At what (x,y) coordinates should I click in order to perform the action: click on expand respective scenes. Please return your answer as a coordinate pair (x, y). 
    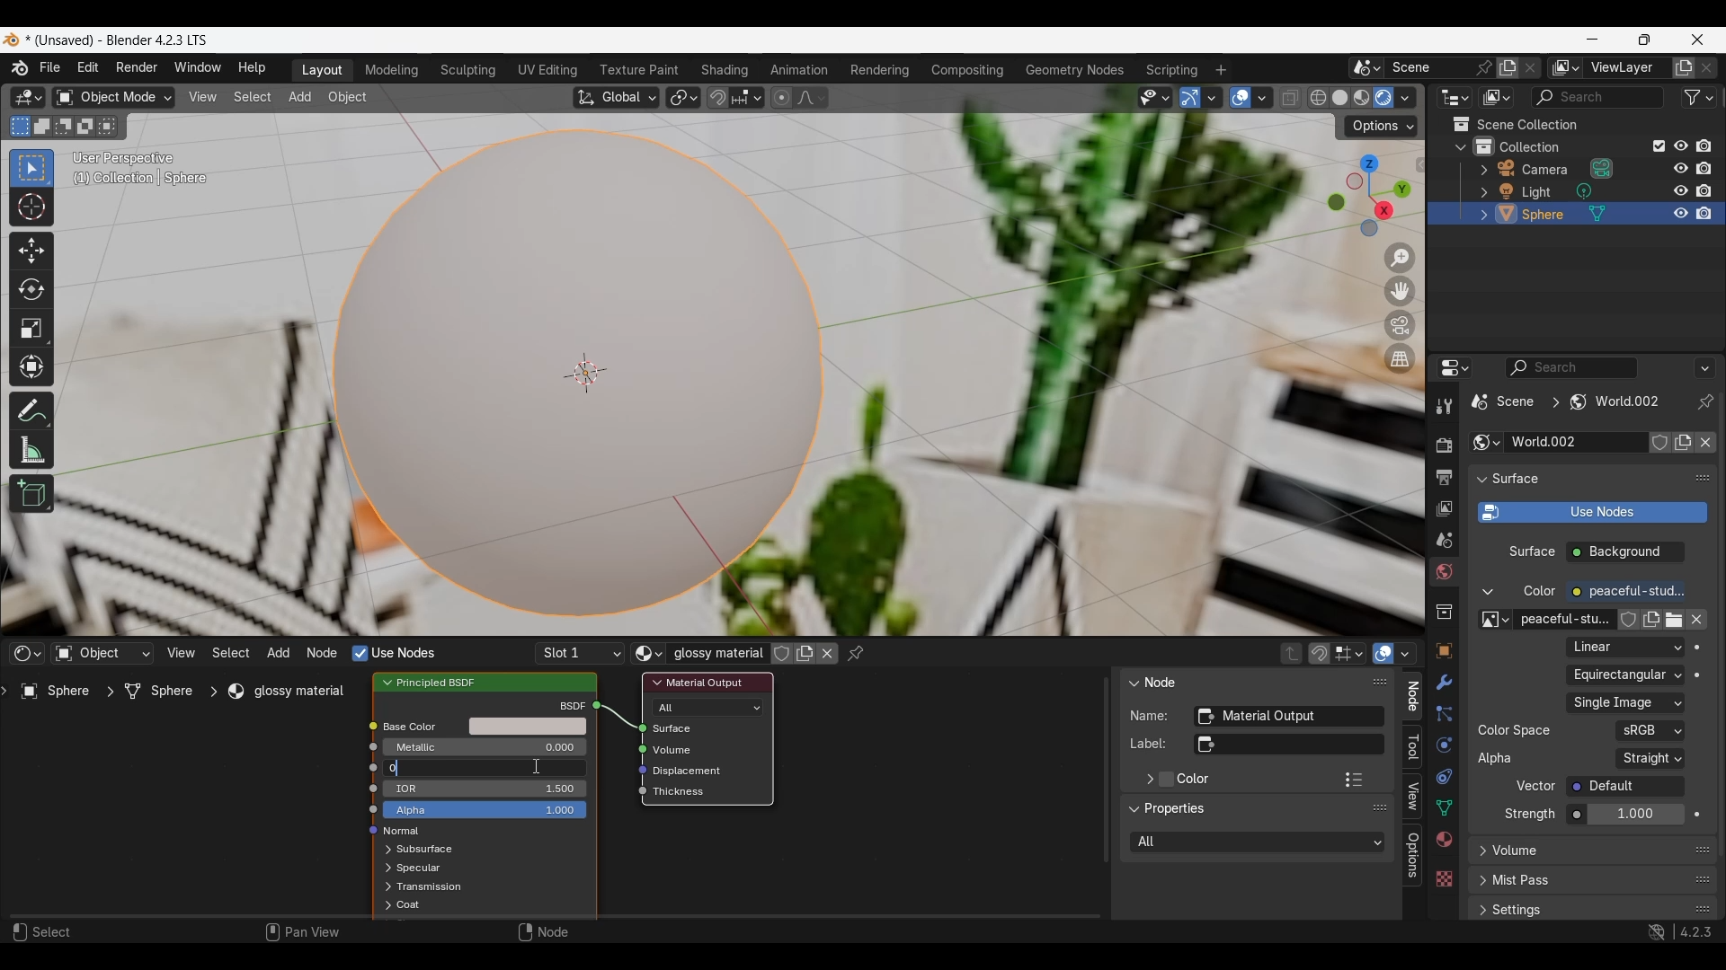
    Looking at the image, I should click on (1479, 192).